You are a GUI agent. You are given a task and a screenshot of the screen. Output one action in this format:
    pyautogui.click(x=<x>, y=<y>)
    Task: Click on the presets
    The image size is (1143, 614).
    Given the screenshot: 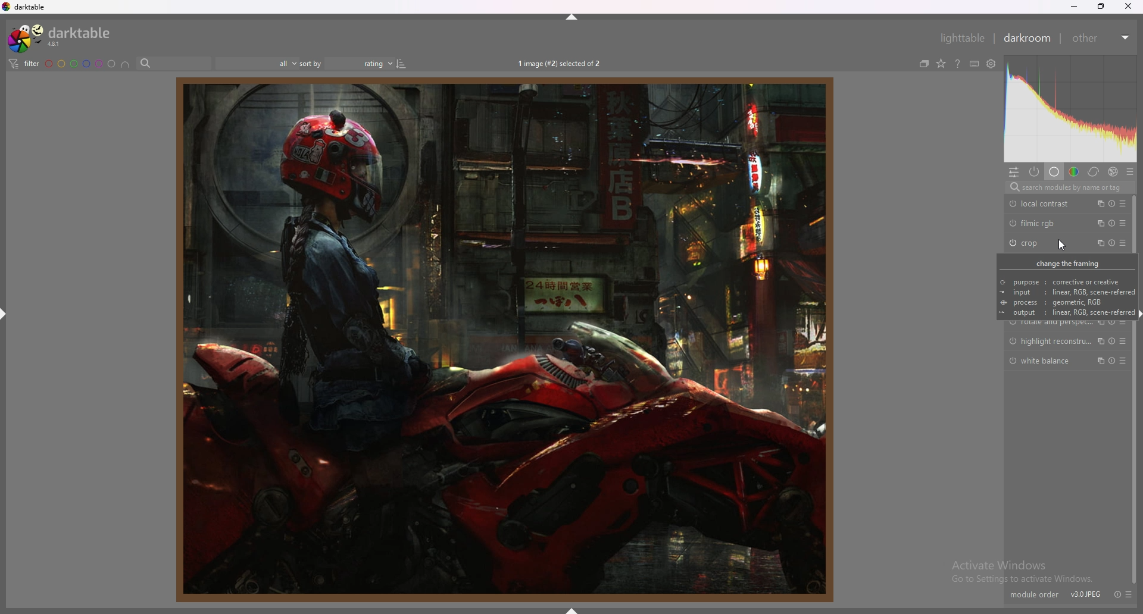 What is the action you would take?
    pyautogui.click(x=1129, y=171)
    